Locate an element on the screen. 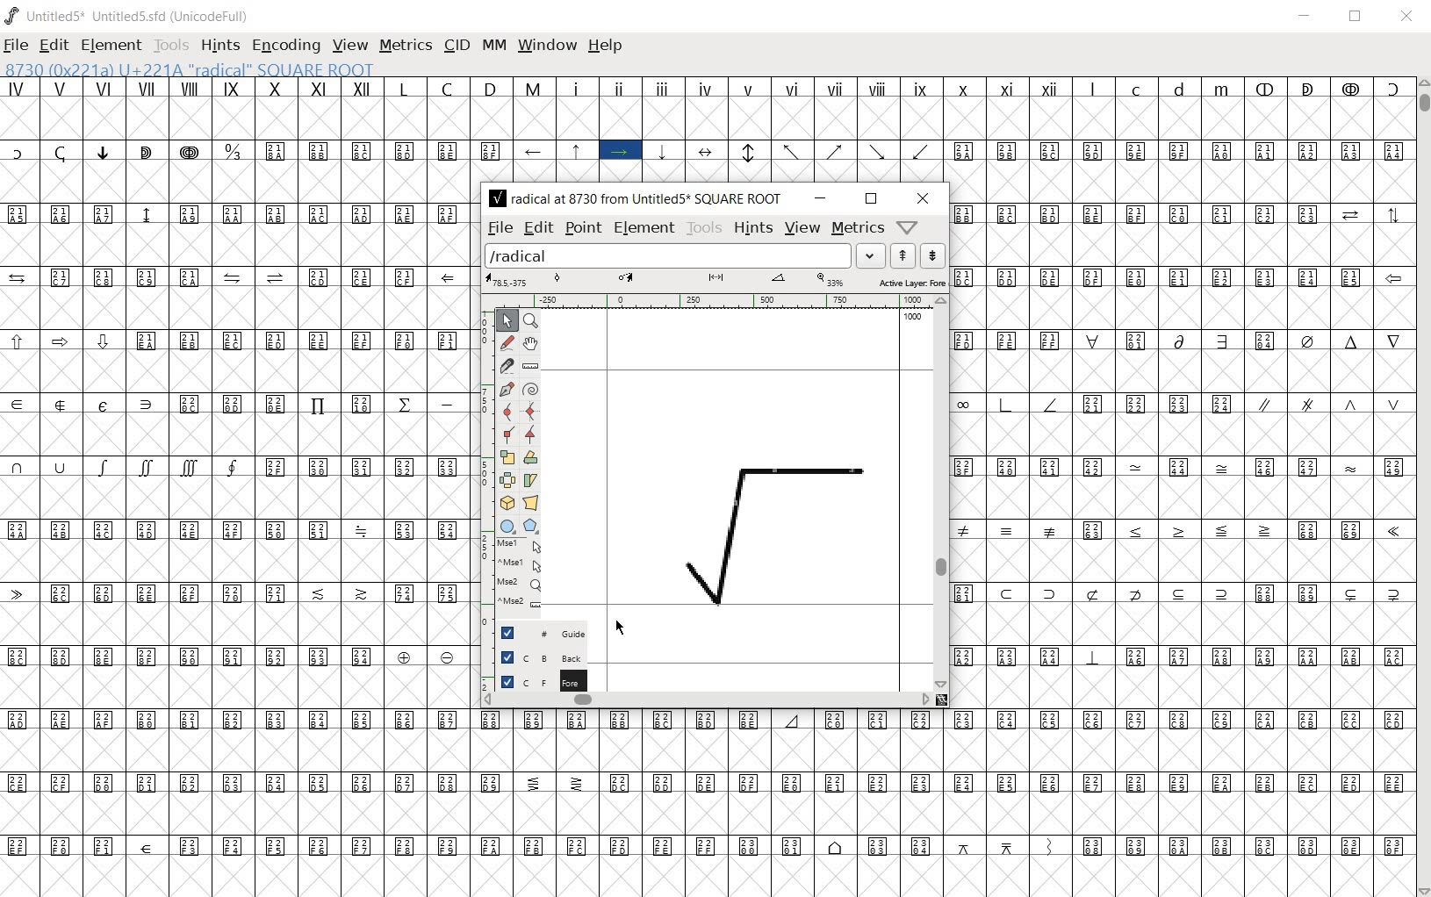  MINIMIZE is located at coordinates (1305, 17).